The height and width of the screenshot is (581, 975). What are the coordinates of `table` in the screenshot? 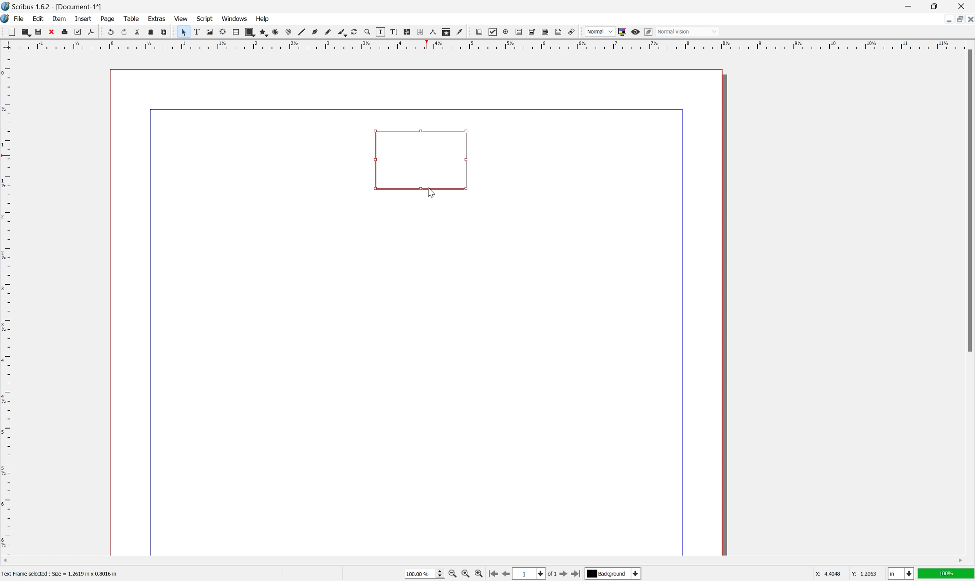 It's located at (235, 32).